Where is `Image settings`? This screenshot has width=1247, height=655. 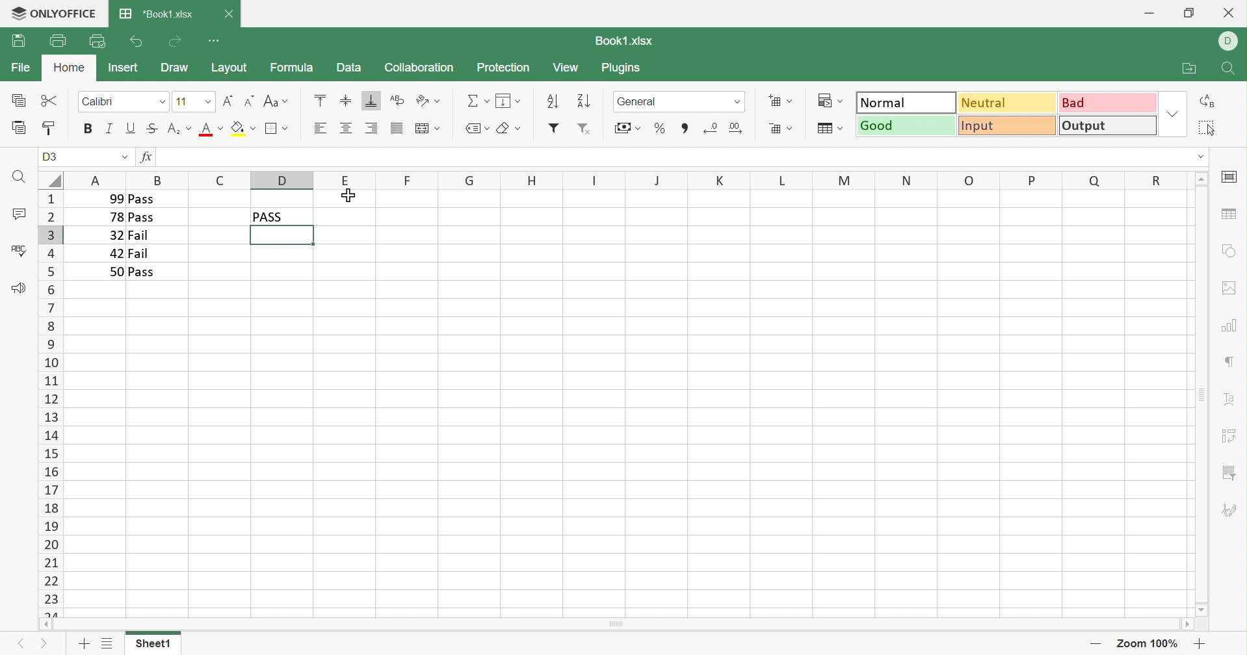 Image settings is located at coordinates (1231, 287).